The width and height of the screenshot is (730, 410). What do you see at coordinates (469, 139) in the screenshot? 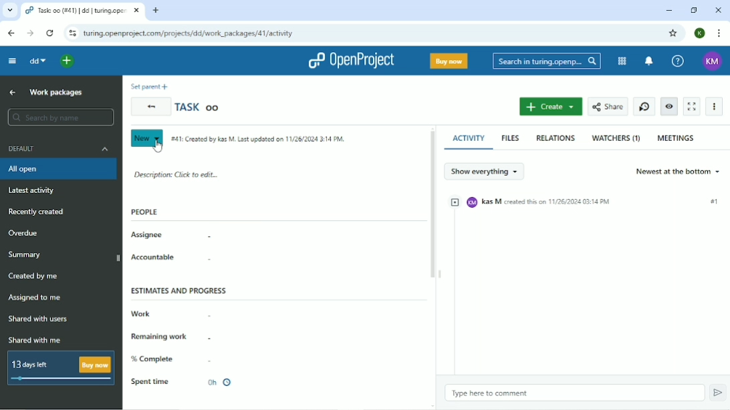
I see `ACTIVITY` at bounding box center [469, 139].